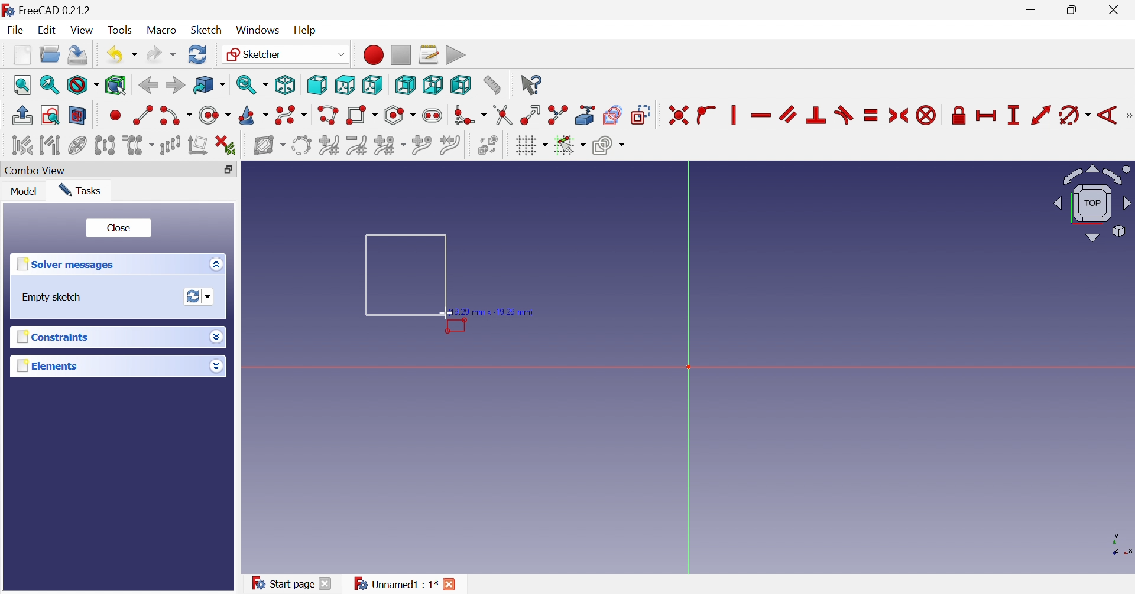  I want to click on Macro, so click(161, 31).